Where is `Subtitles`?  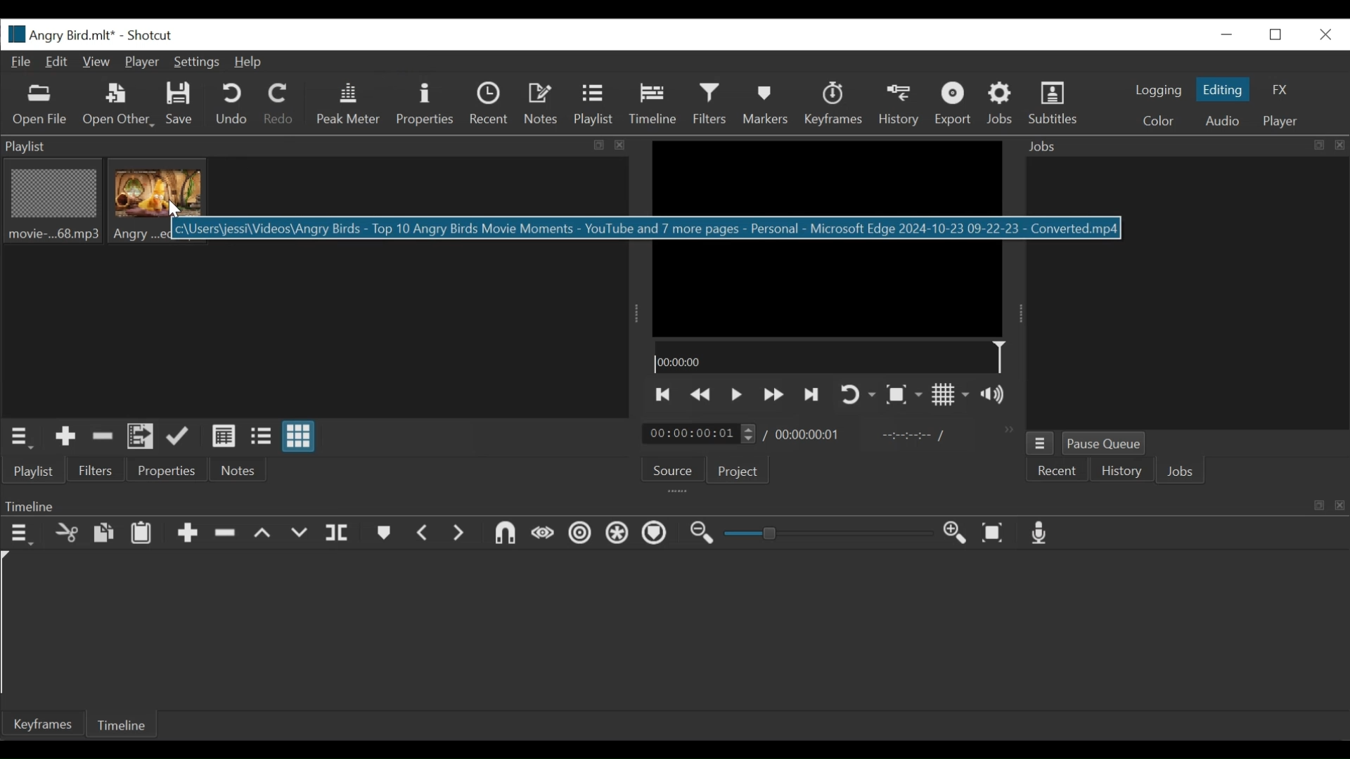
Subtitles is located at coordinates (1057, 106).